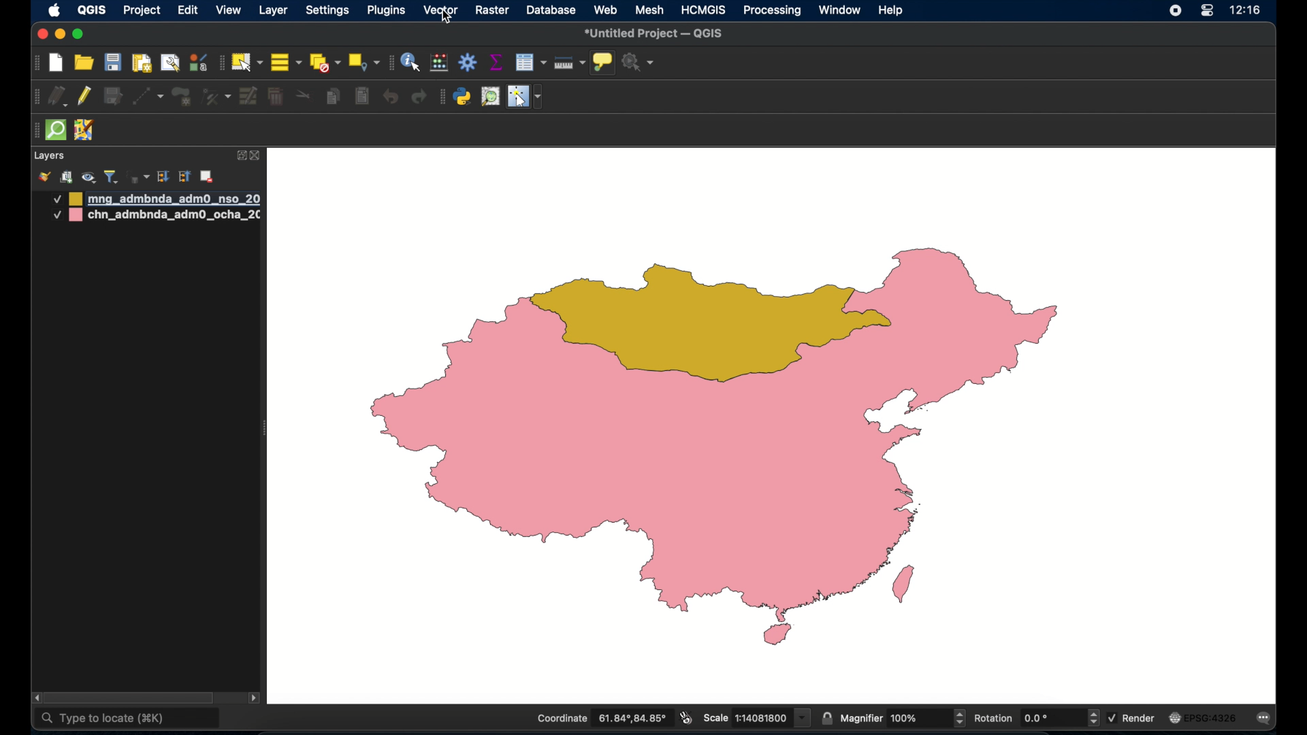  Describe the element at coordinates (112, 63) in the screenshot. I see `save project` at that location.